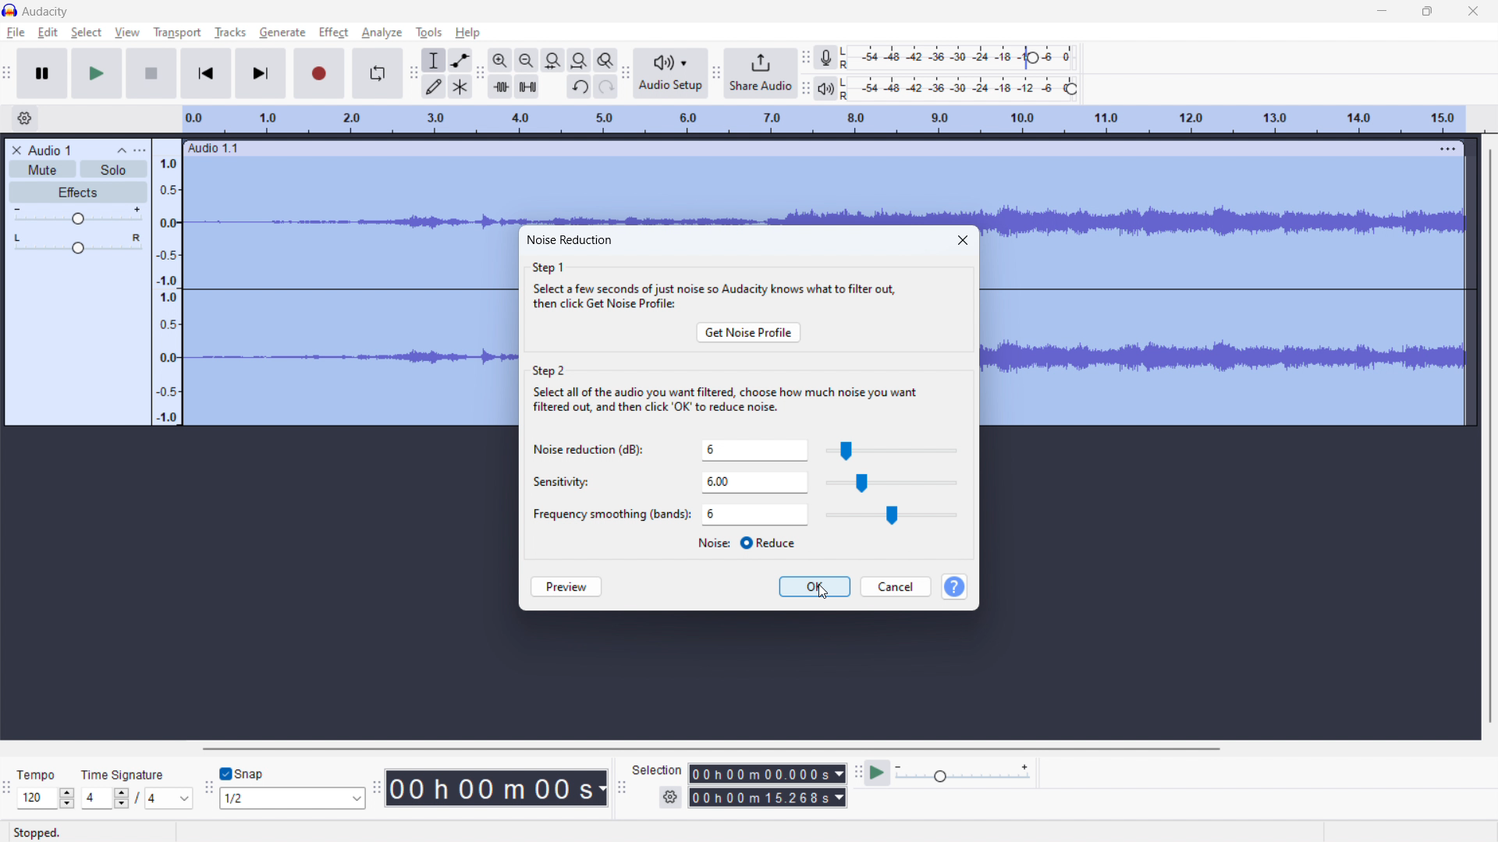  I want to click on playback meter, so click(964, 88).